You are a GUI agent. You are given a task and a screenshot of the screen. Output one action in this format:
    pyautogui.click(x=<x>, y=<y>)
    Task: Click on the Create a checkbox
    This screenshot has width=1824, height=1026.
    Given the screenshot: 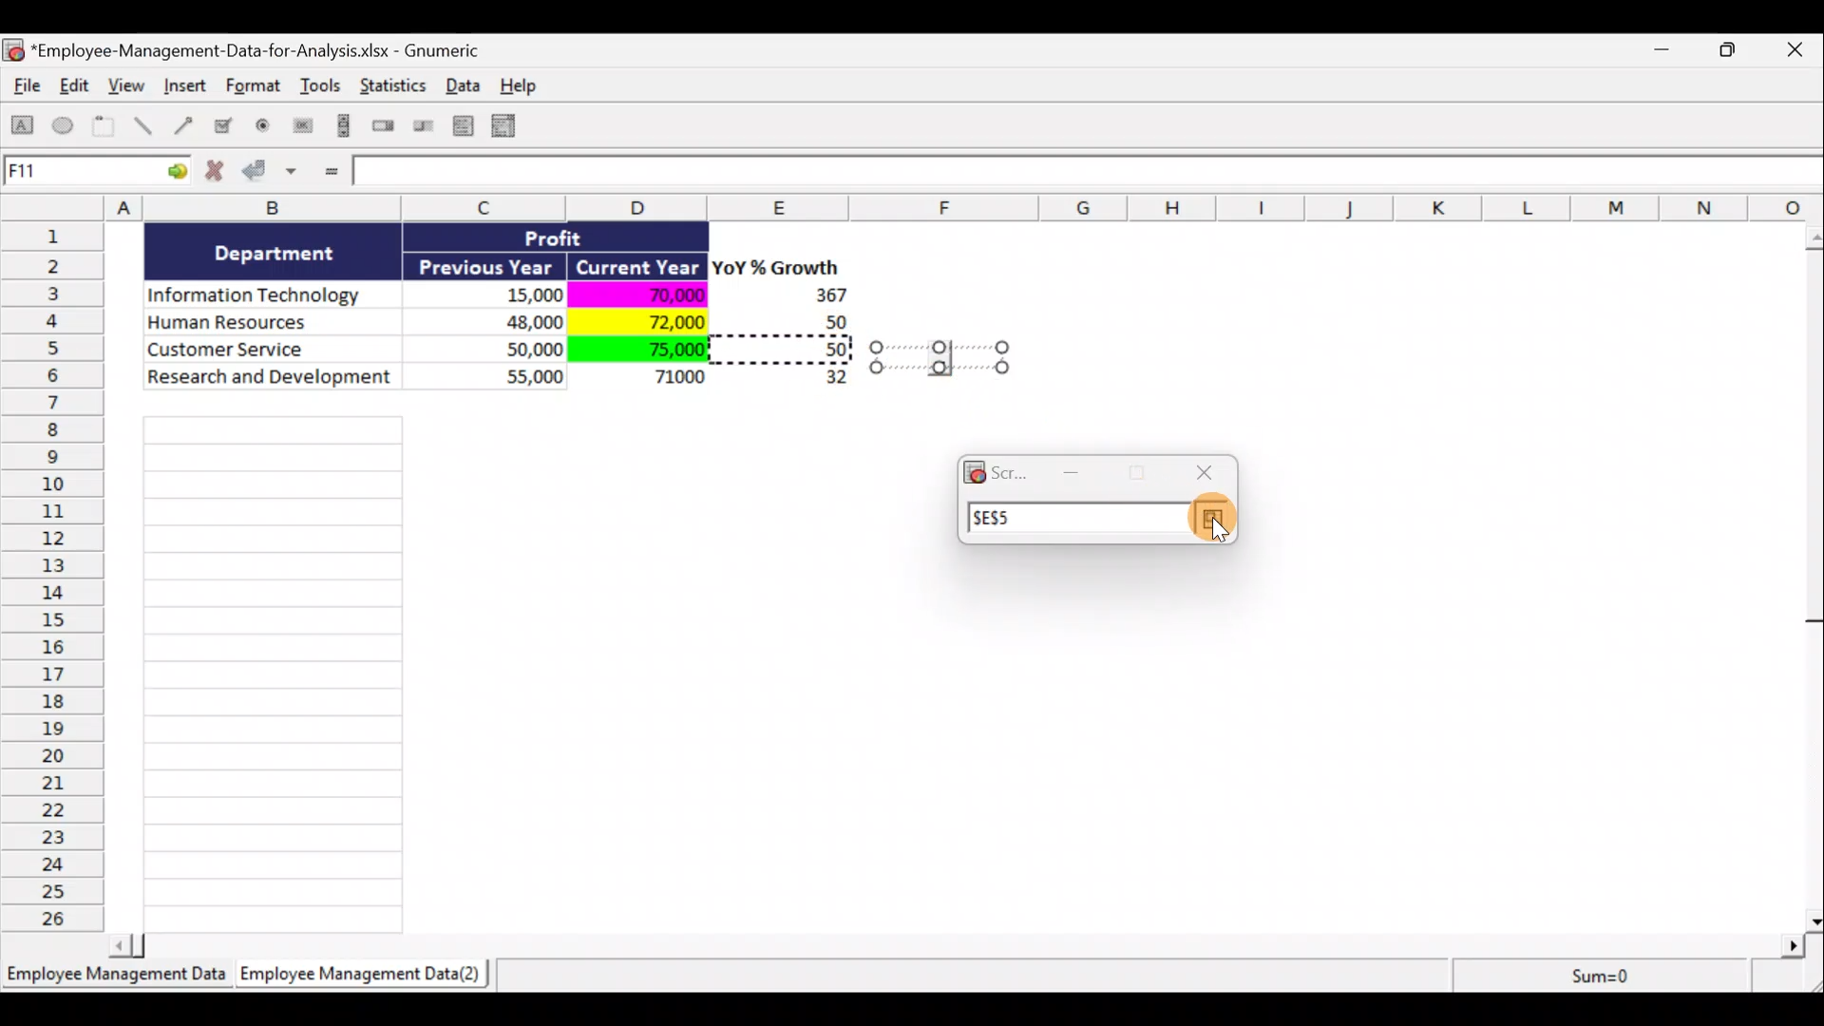 What is the action you would take?
    pyautogui.click(x=224, y=125)
    